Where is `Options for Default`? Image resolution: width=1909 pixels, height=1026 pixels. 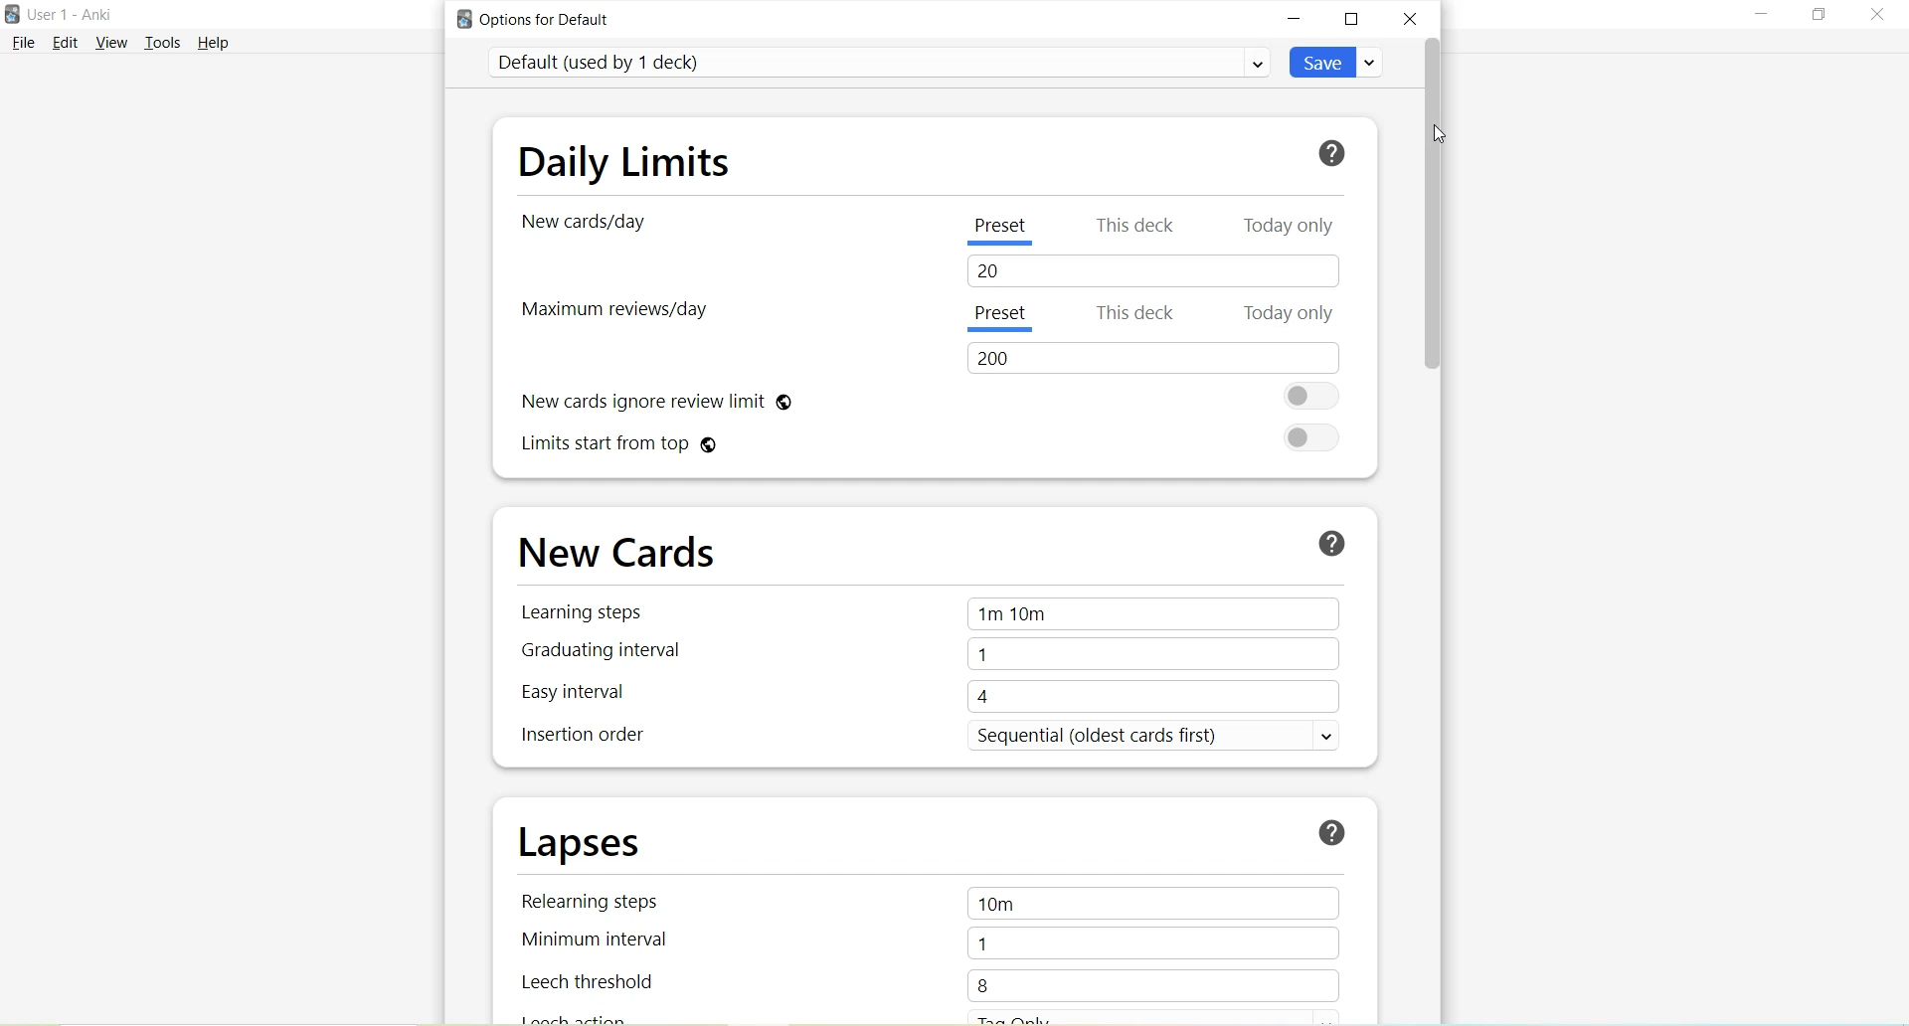 Options for Default is located at coordinates (541, 19).